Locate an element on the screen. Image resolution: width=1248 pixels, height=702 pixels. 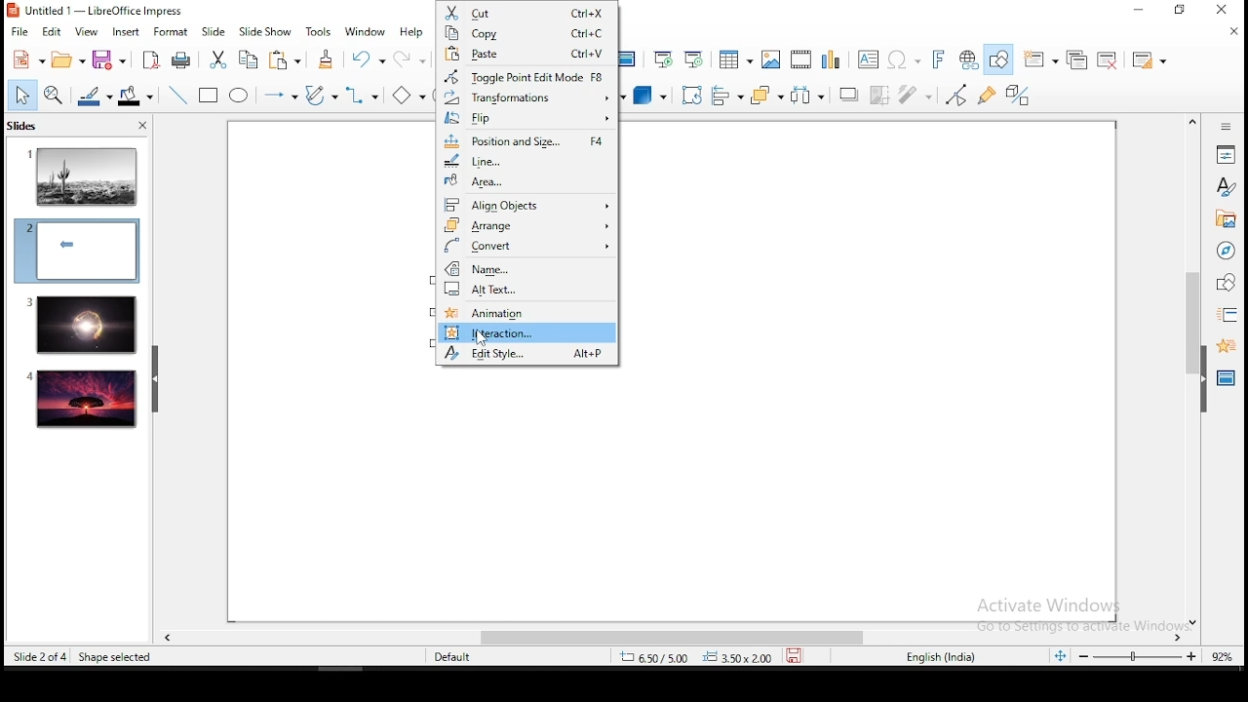
save is located at coordinates (799, 656).